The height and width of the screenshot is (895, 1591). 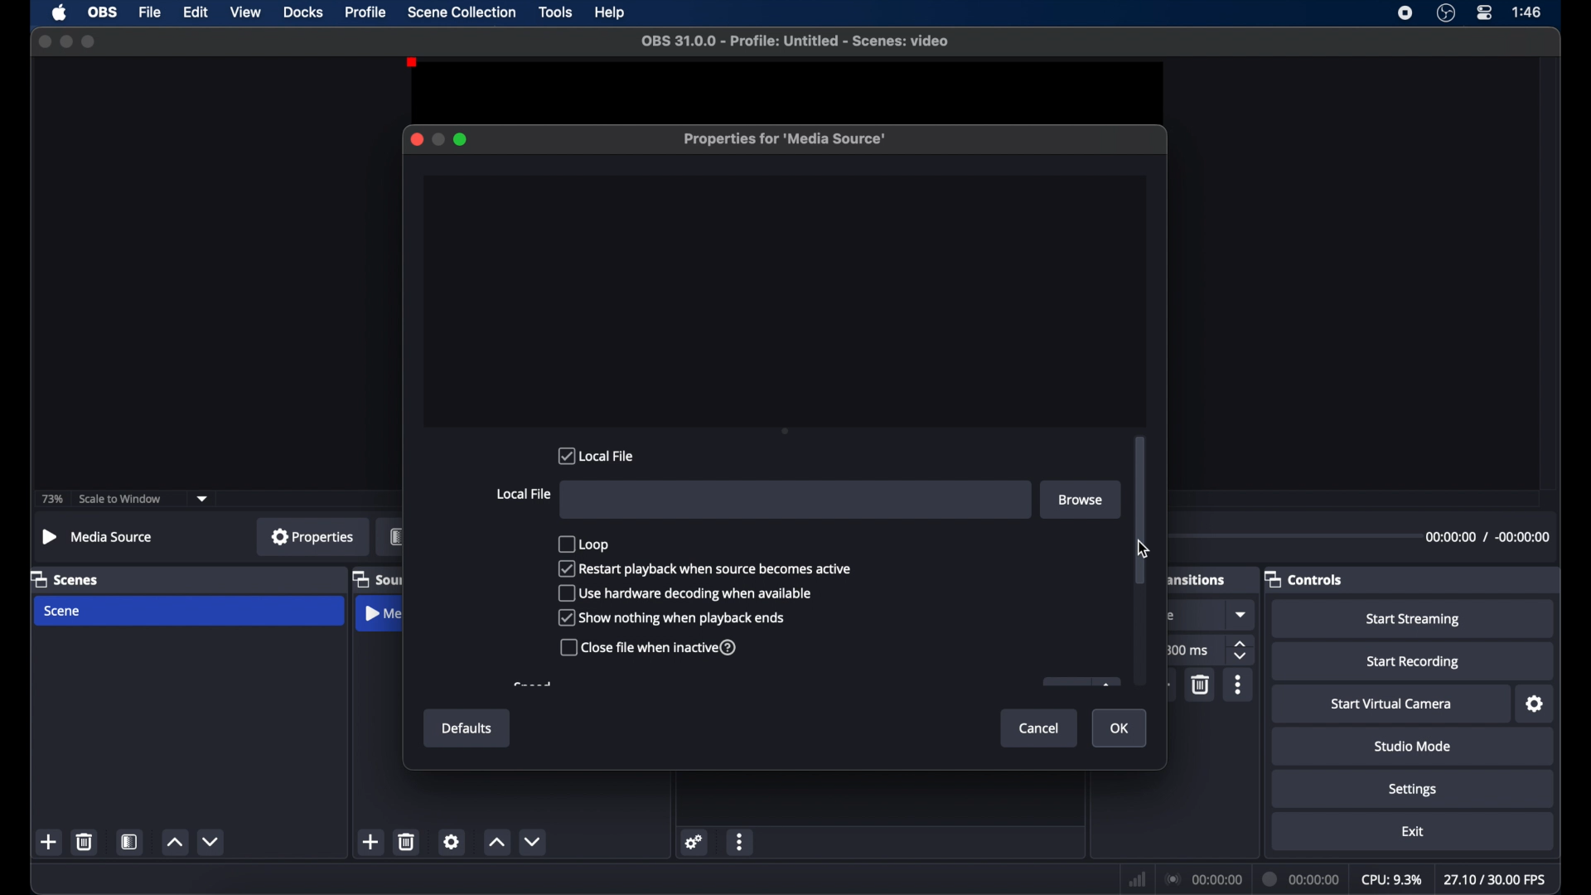 What do you see at coordinates (104, 12) in the screenshot?
I see `obs` at bounding box center [104, 12].